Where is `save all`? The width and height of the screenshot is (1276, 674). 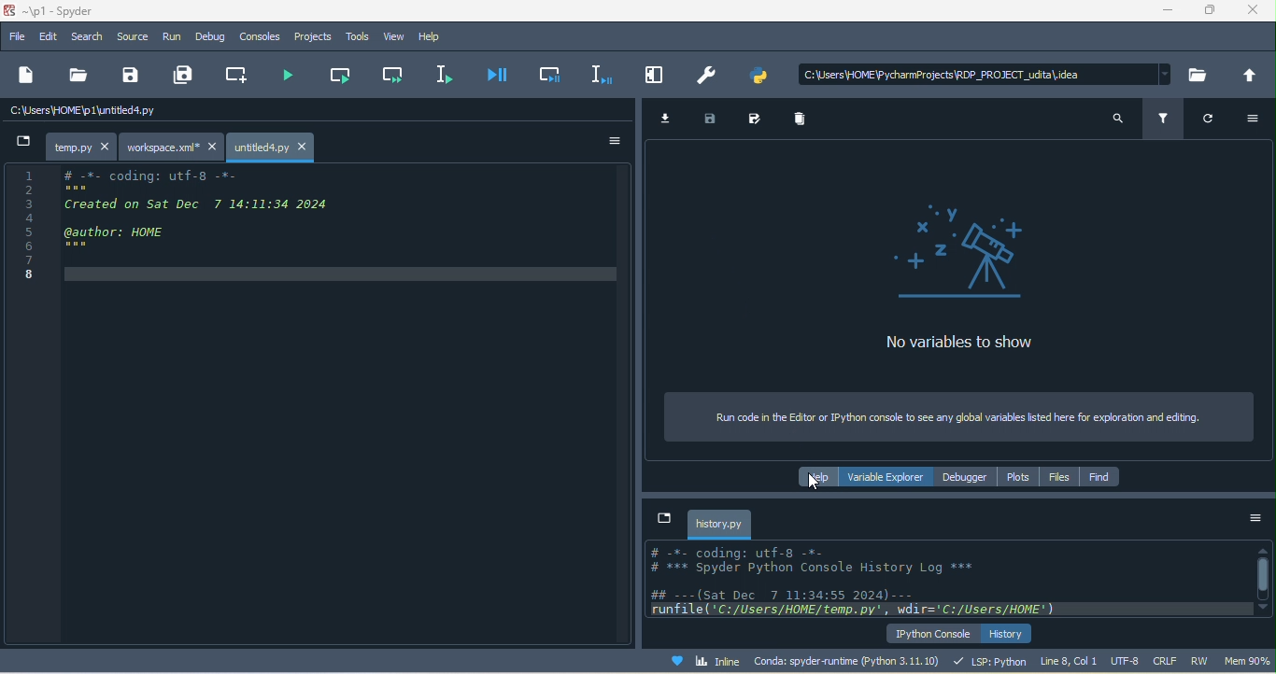 save all is located at coordinates (179, 76).